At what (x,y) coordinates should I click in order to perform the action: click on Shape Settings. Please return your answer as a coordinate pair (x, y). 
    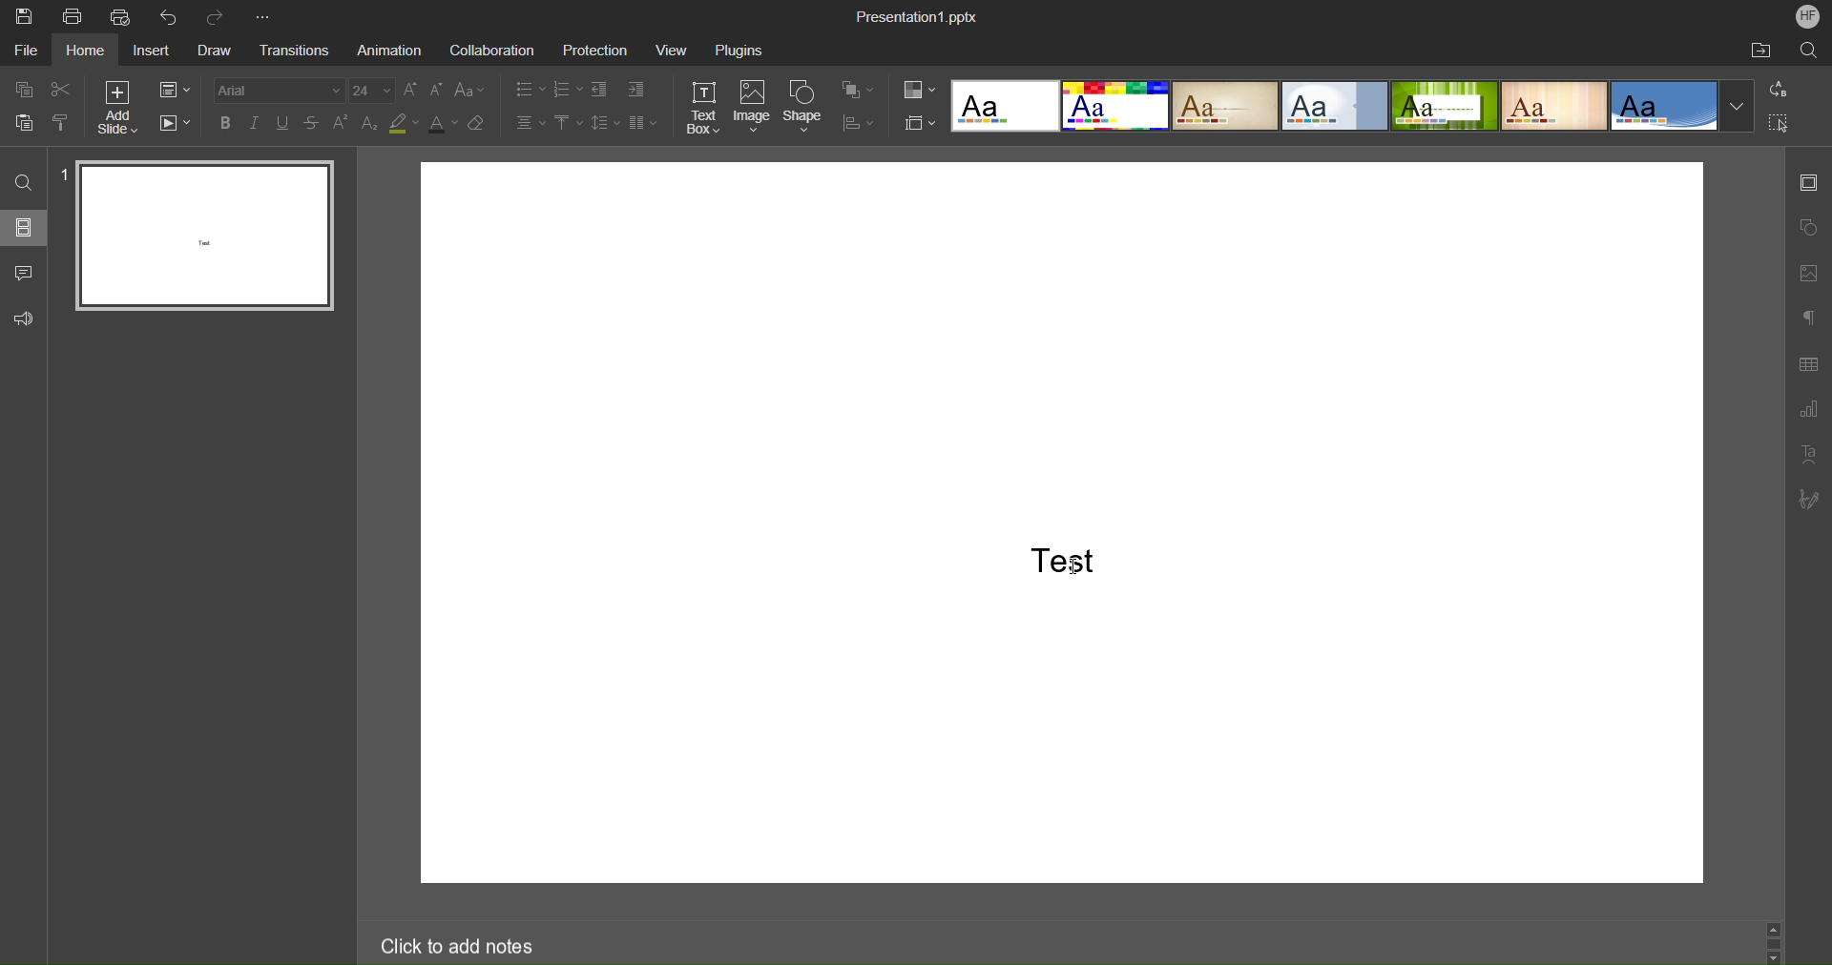
    Looking at the image, I should click on (1808, 228).